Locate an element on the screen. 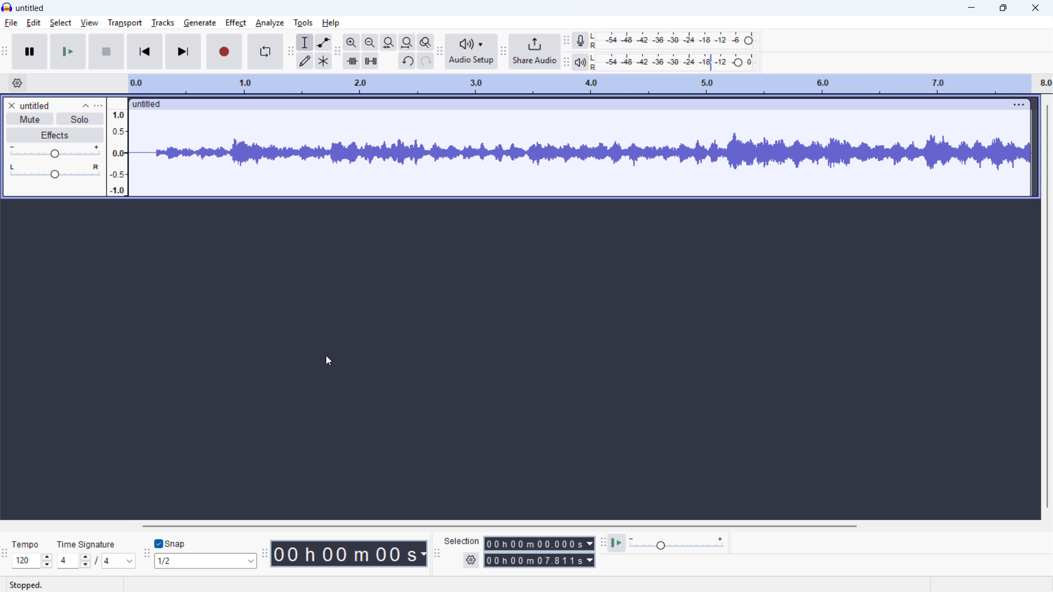 The image size is (1053, 592). edit toolbar is located at coordinates (337, 52).